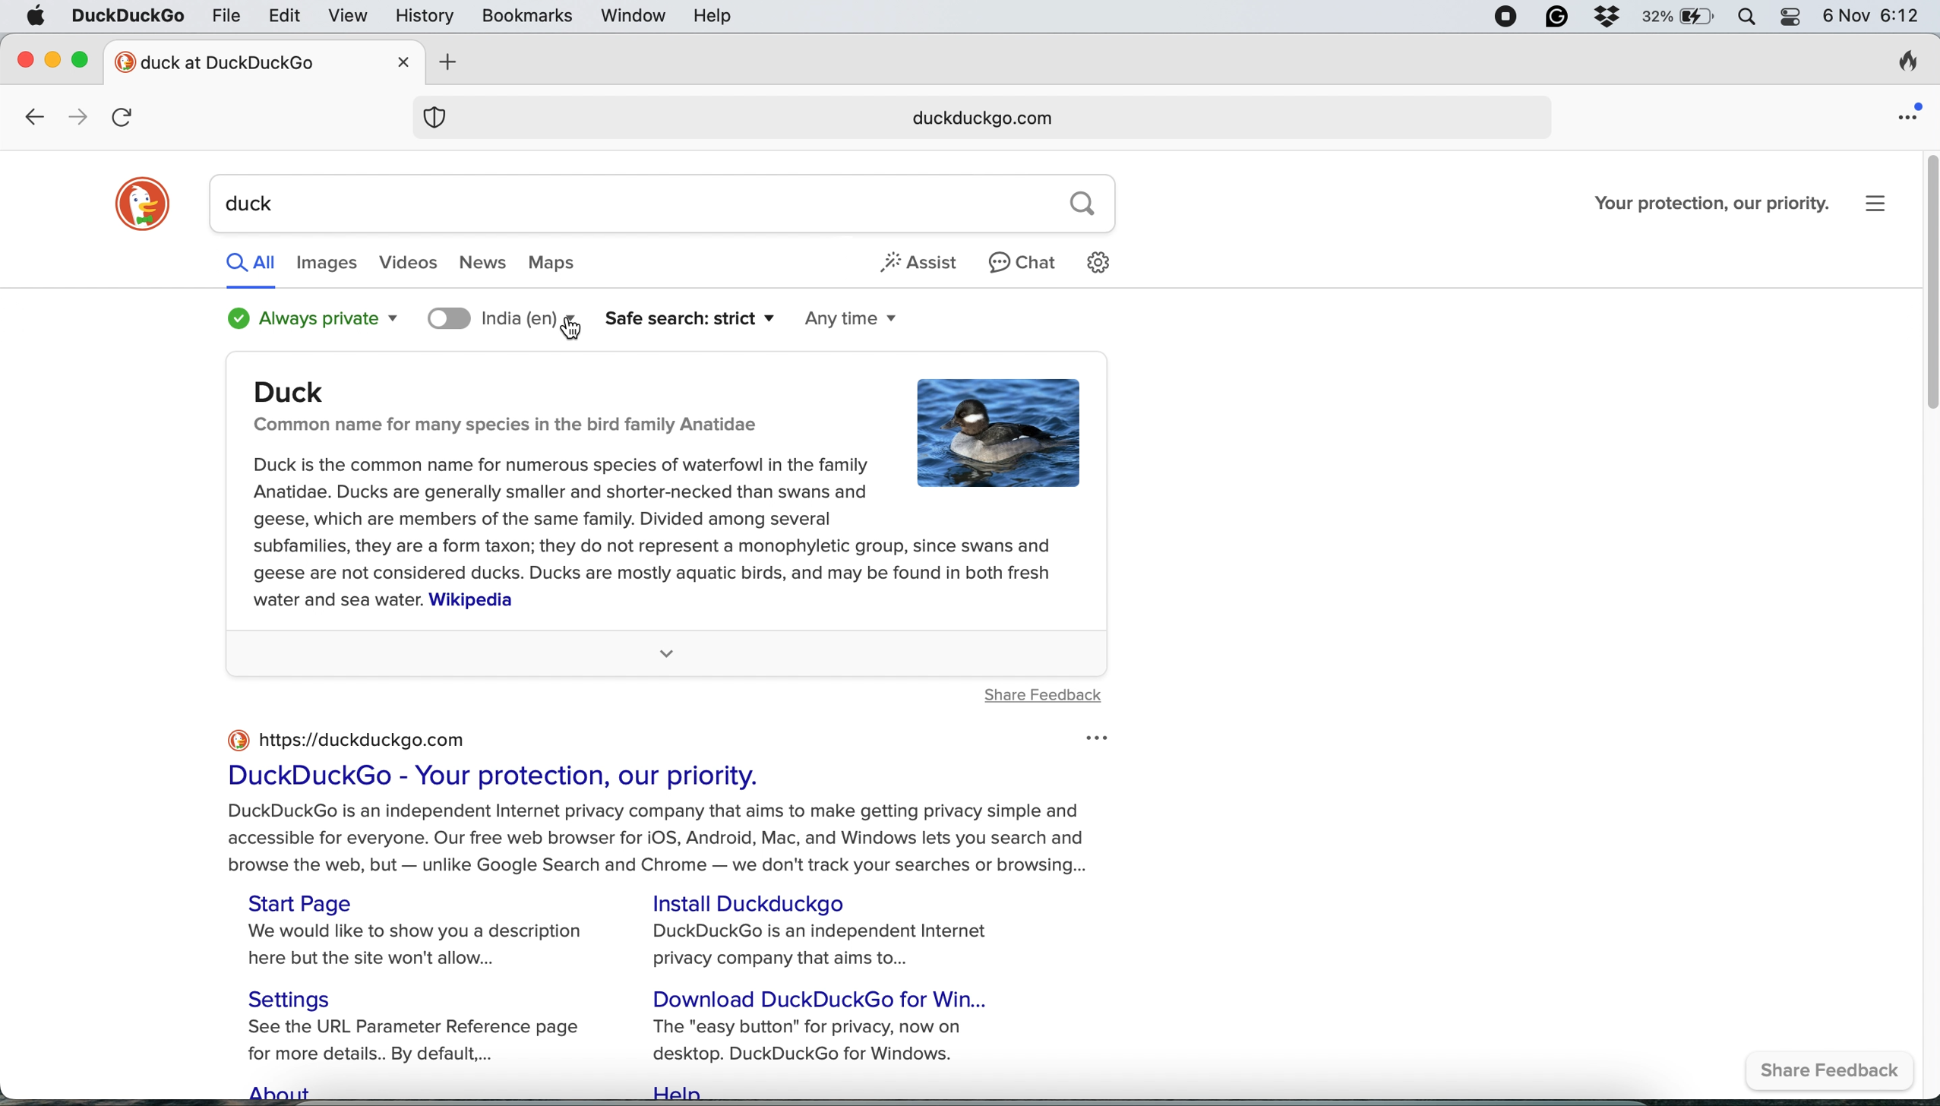 This screenshot has width=1940, height=1106. I want to click on help, so click(716, 16).